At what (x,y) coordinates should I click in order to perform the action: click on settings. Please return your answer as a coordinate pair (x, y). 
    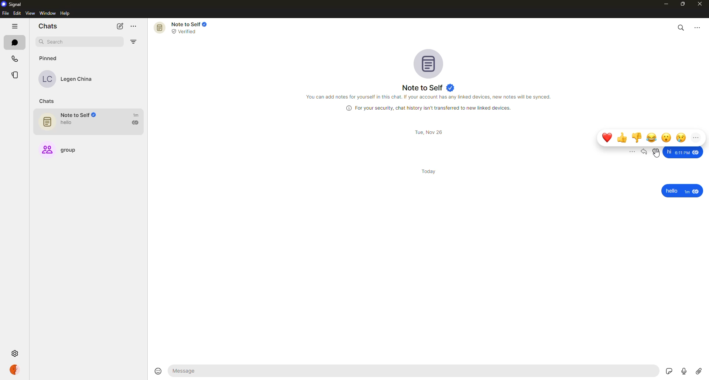
    Looking at the image, I should click on (14, 354).